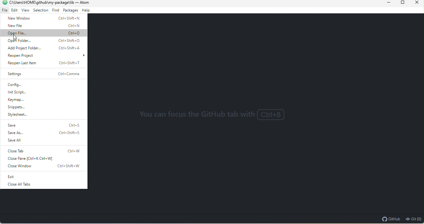 The height and width of the screenshot is (224, 424). What do you see at coordinates (18, 185) in the screenshot?
I see `close all tabs` at bounding box center [18, 185].